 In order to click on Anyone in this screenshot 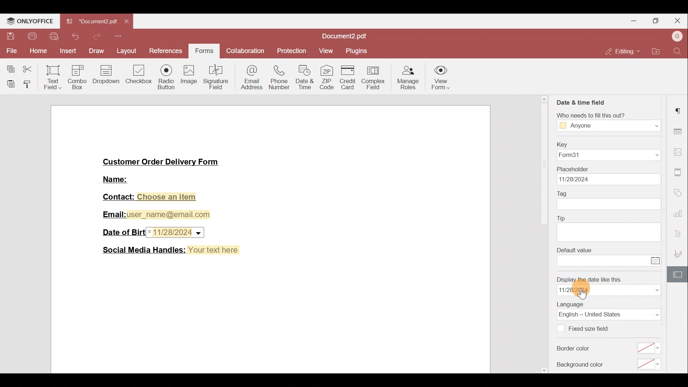, I will do `click(610, 125)`.